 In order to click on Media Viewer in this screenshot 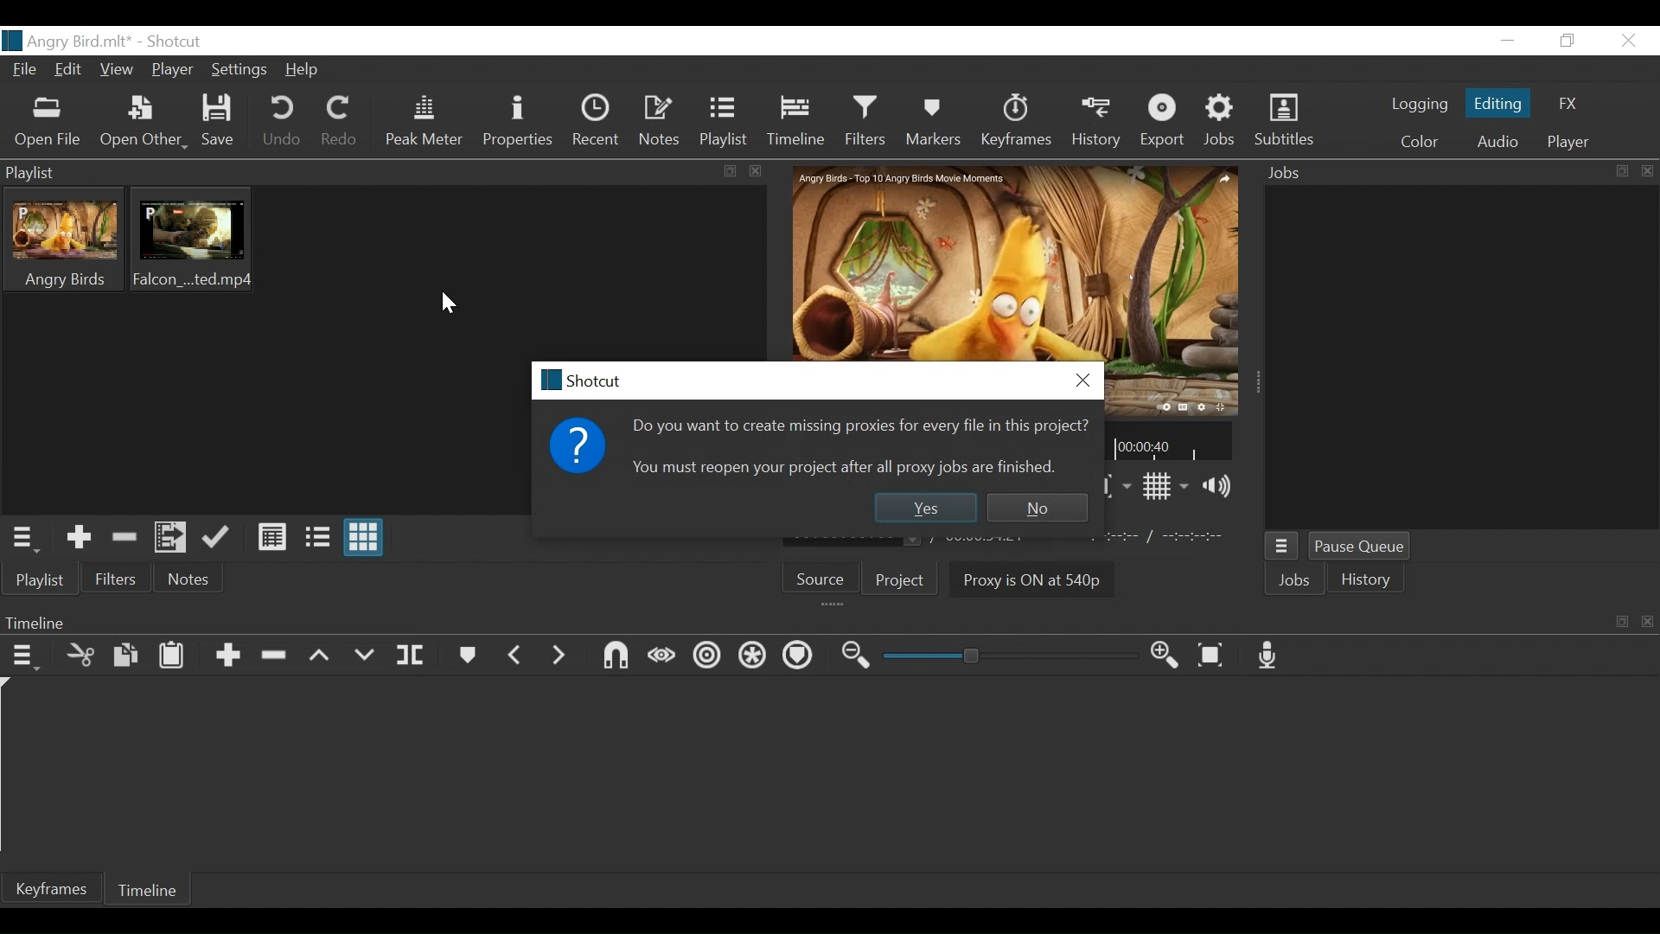, I will do `click(1011, 263)`.